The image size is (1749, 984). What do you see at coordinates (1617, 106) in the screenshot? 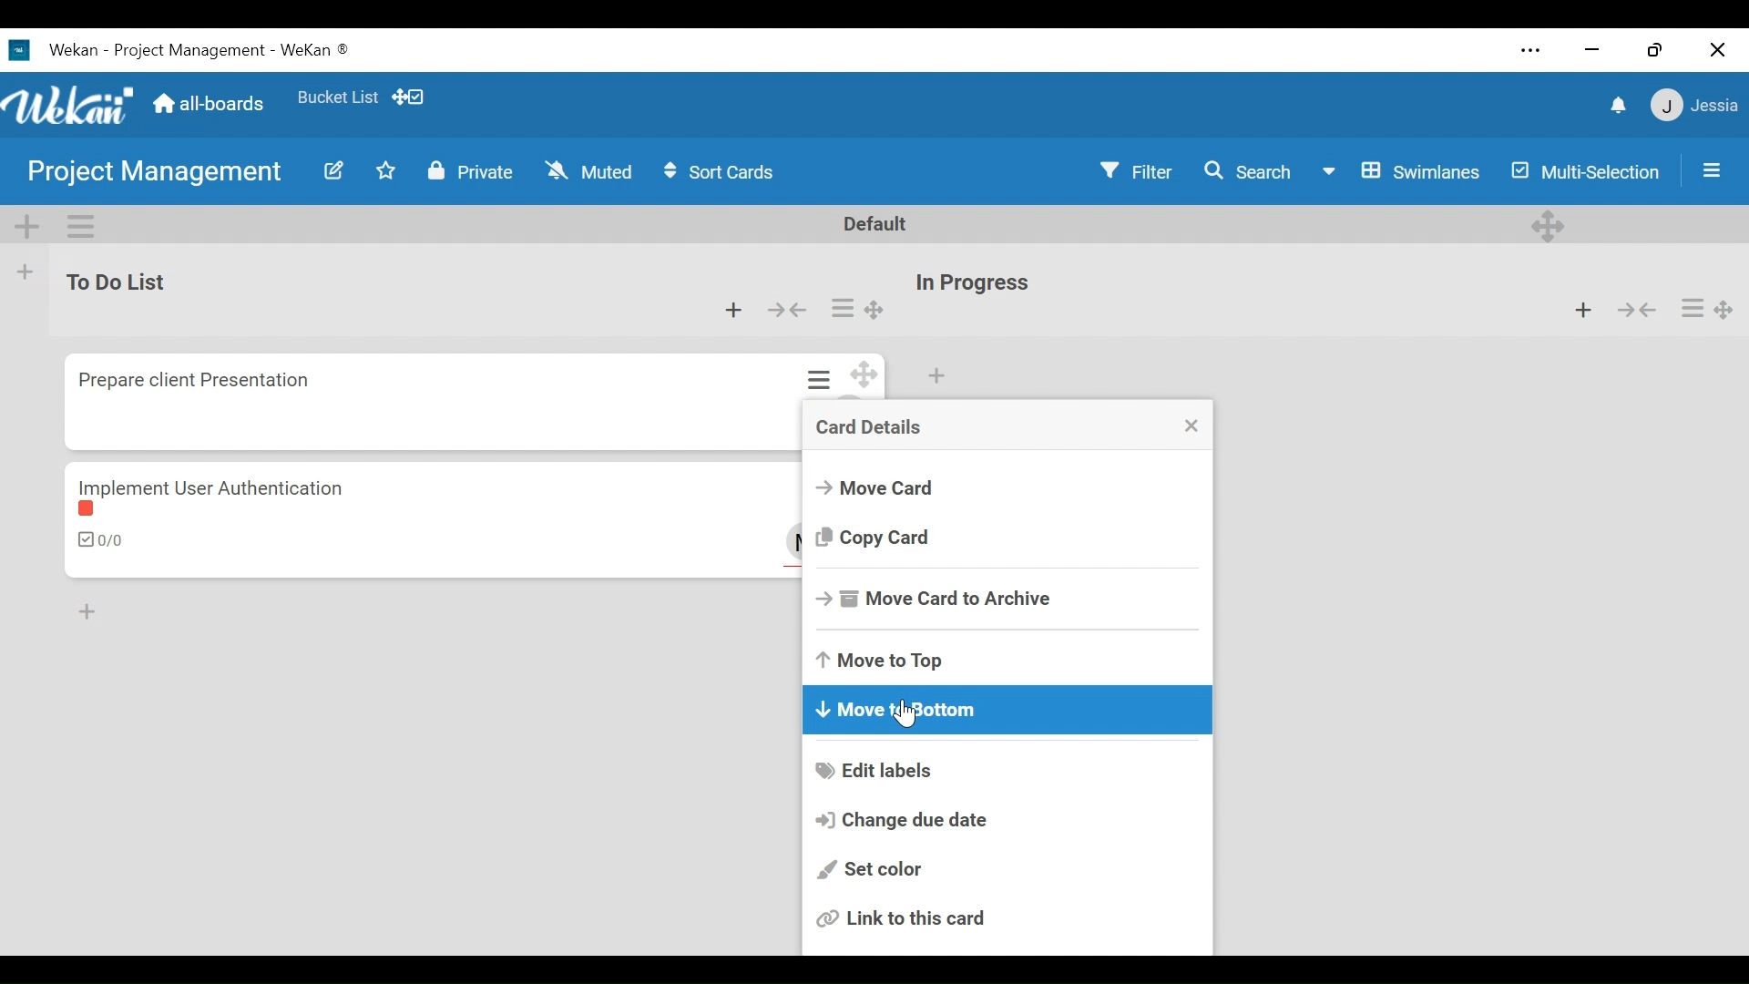
I see `notifications` at bounding box center [1617, 106].